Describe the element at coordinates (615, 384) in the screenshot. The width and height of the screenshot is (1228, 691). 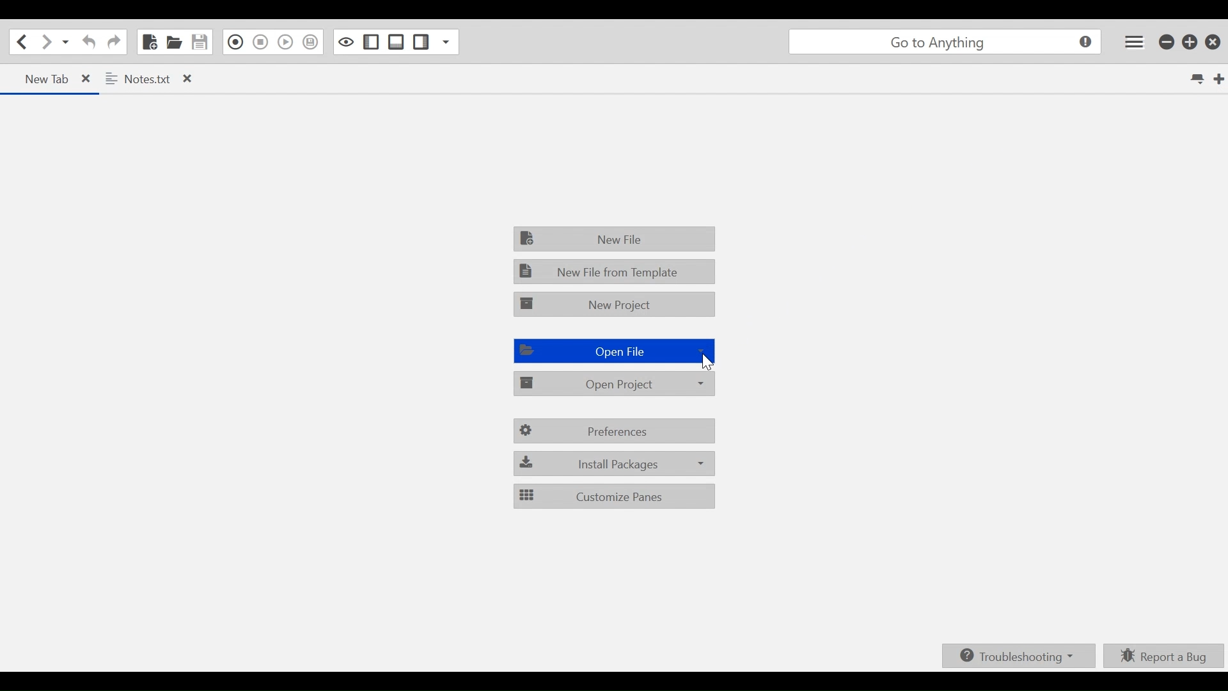
I see `Open Project` at that location.